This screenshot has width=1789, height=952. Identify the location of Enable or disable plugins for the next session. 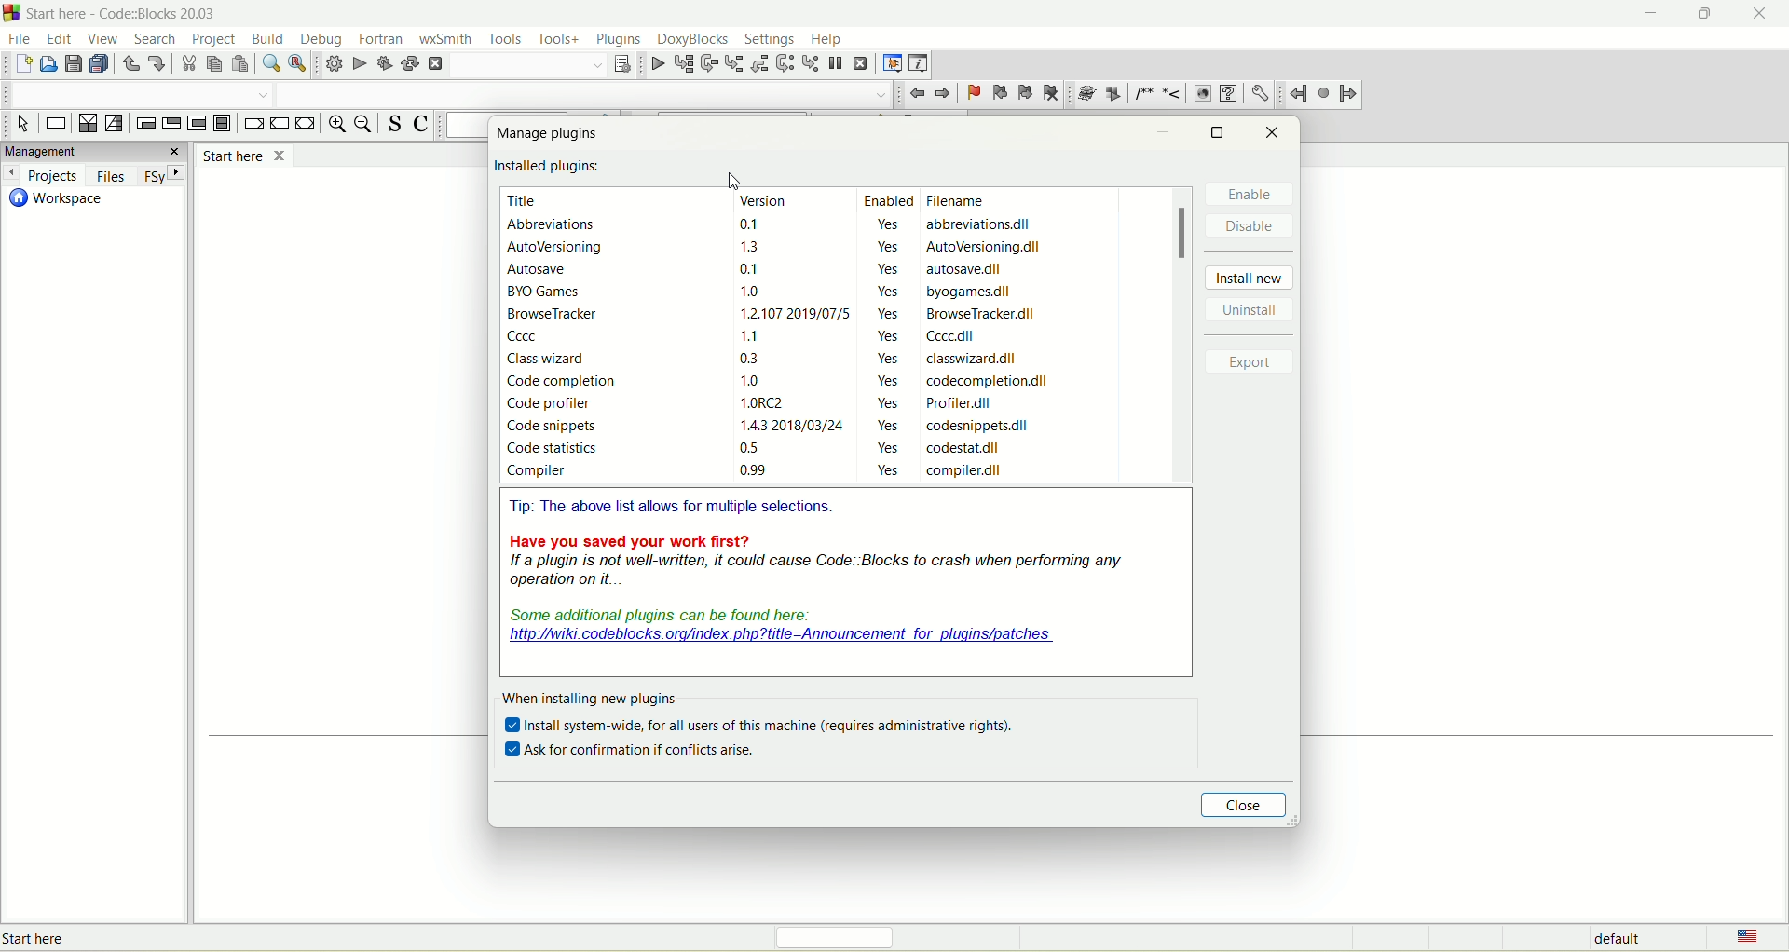
(145, 937).